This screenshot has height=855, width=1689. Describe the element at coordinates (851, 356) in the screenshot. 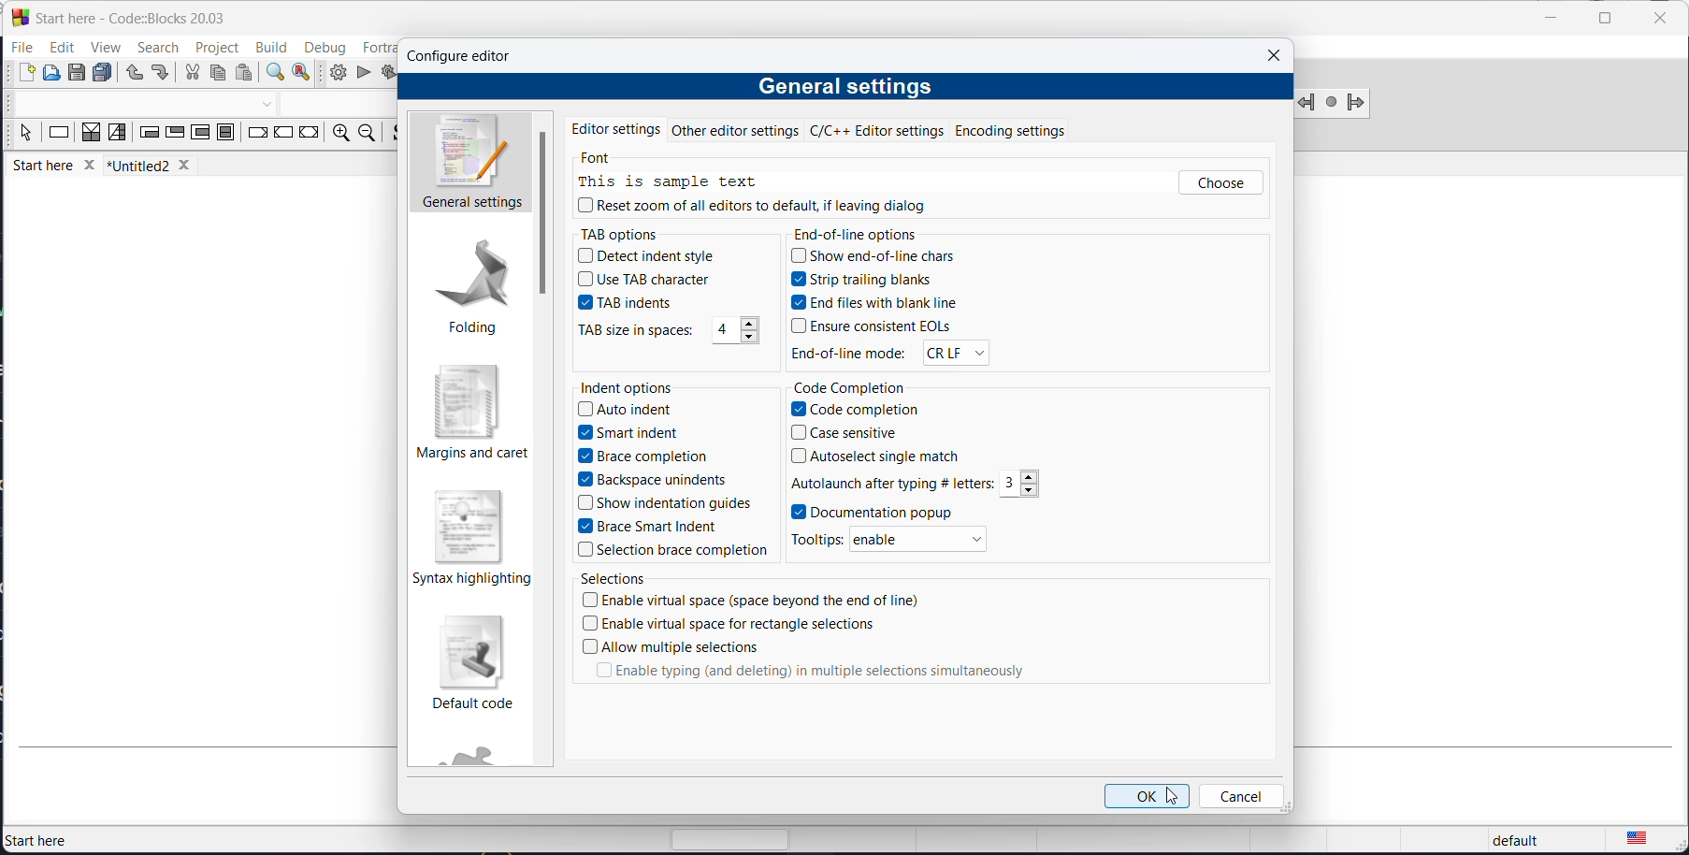

I see `end-of-line mode` at that location.